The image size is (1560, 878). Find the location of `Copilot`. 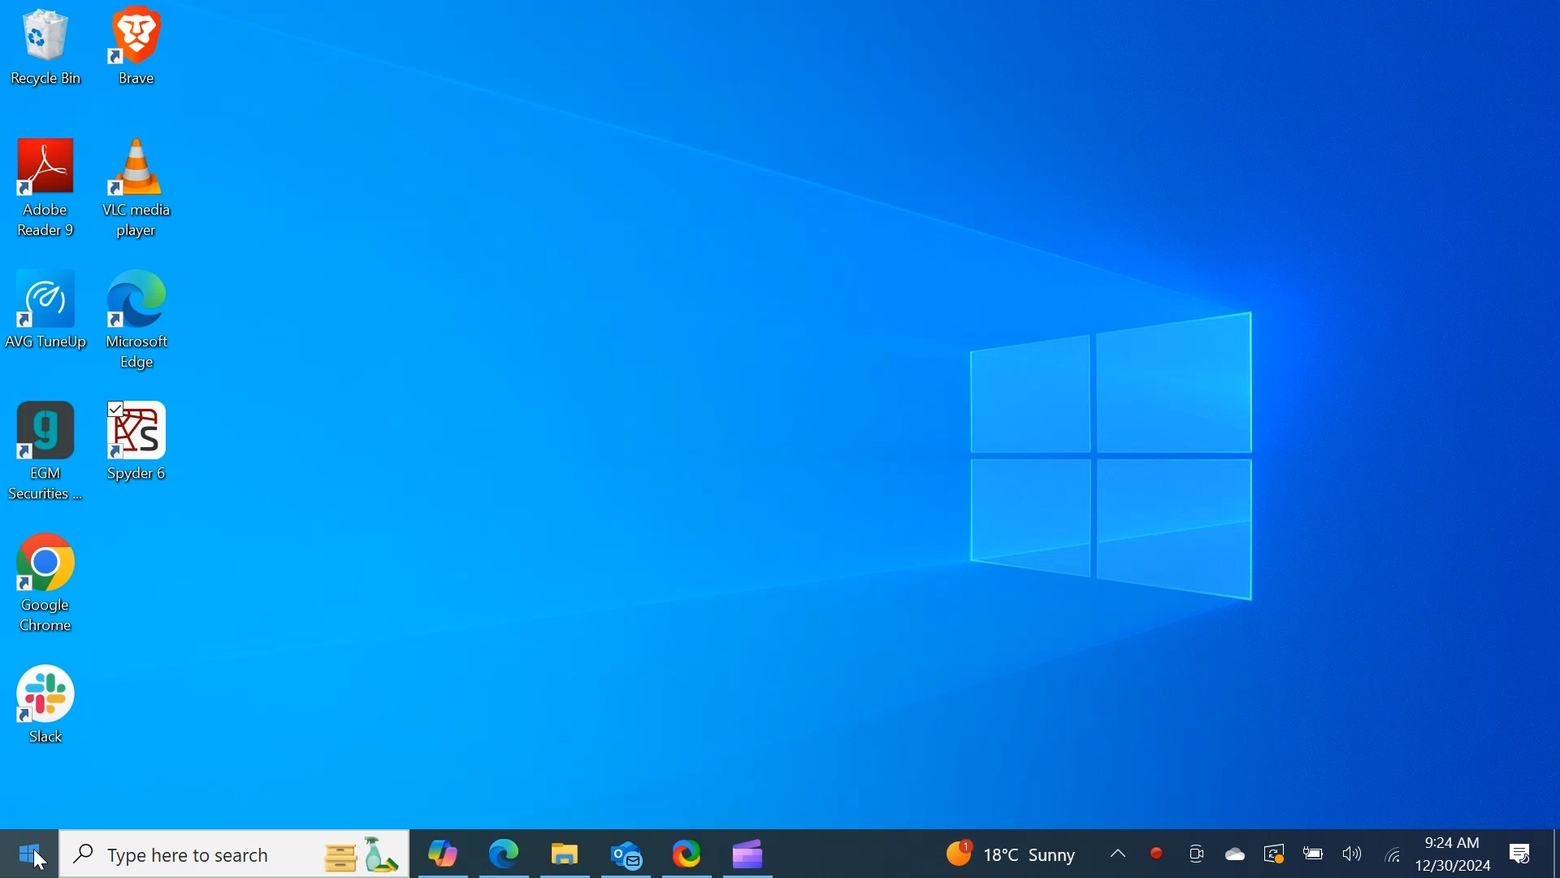

Copilot is located at coordinates (444, 854).